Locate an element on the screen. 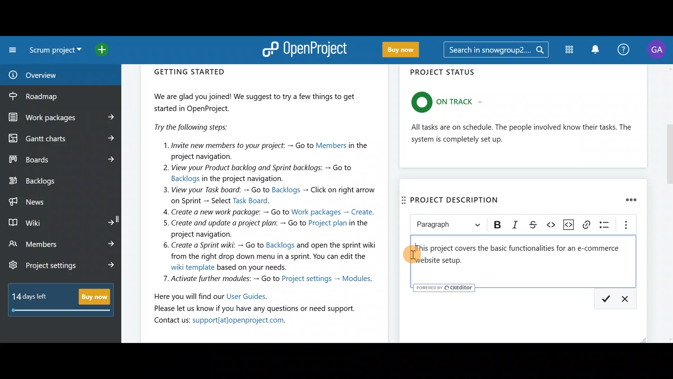  Account name is located at coordinates (658, 50).